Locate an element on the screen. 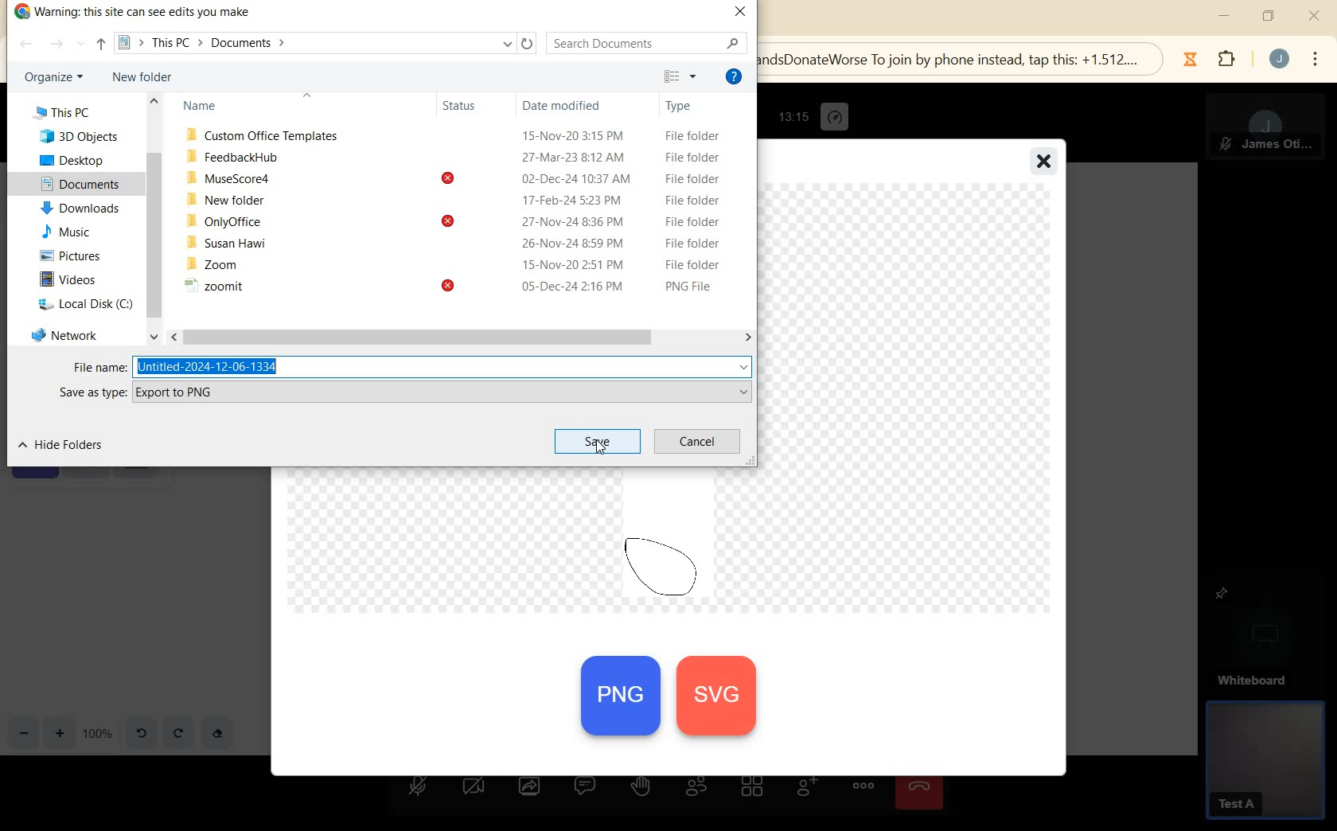 Image resolution: width=1337 pixels, height=831 pixels. Susan Hawi 26-Nov-24 8:59 PM File folder is located at coordinates (245, 242).